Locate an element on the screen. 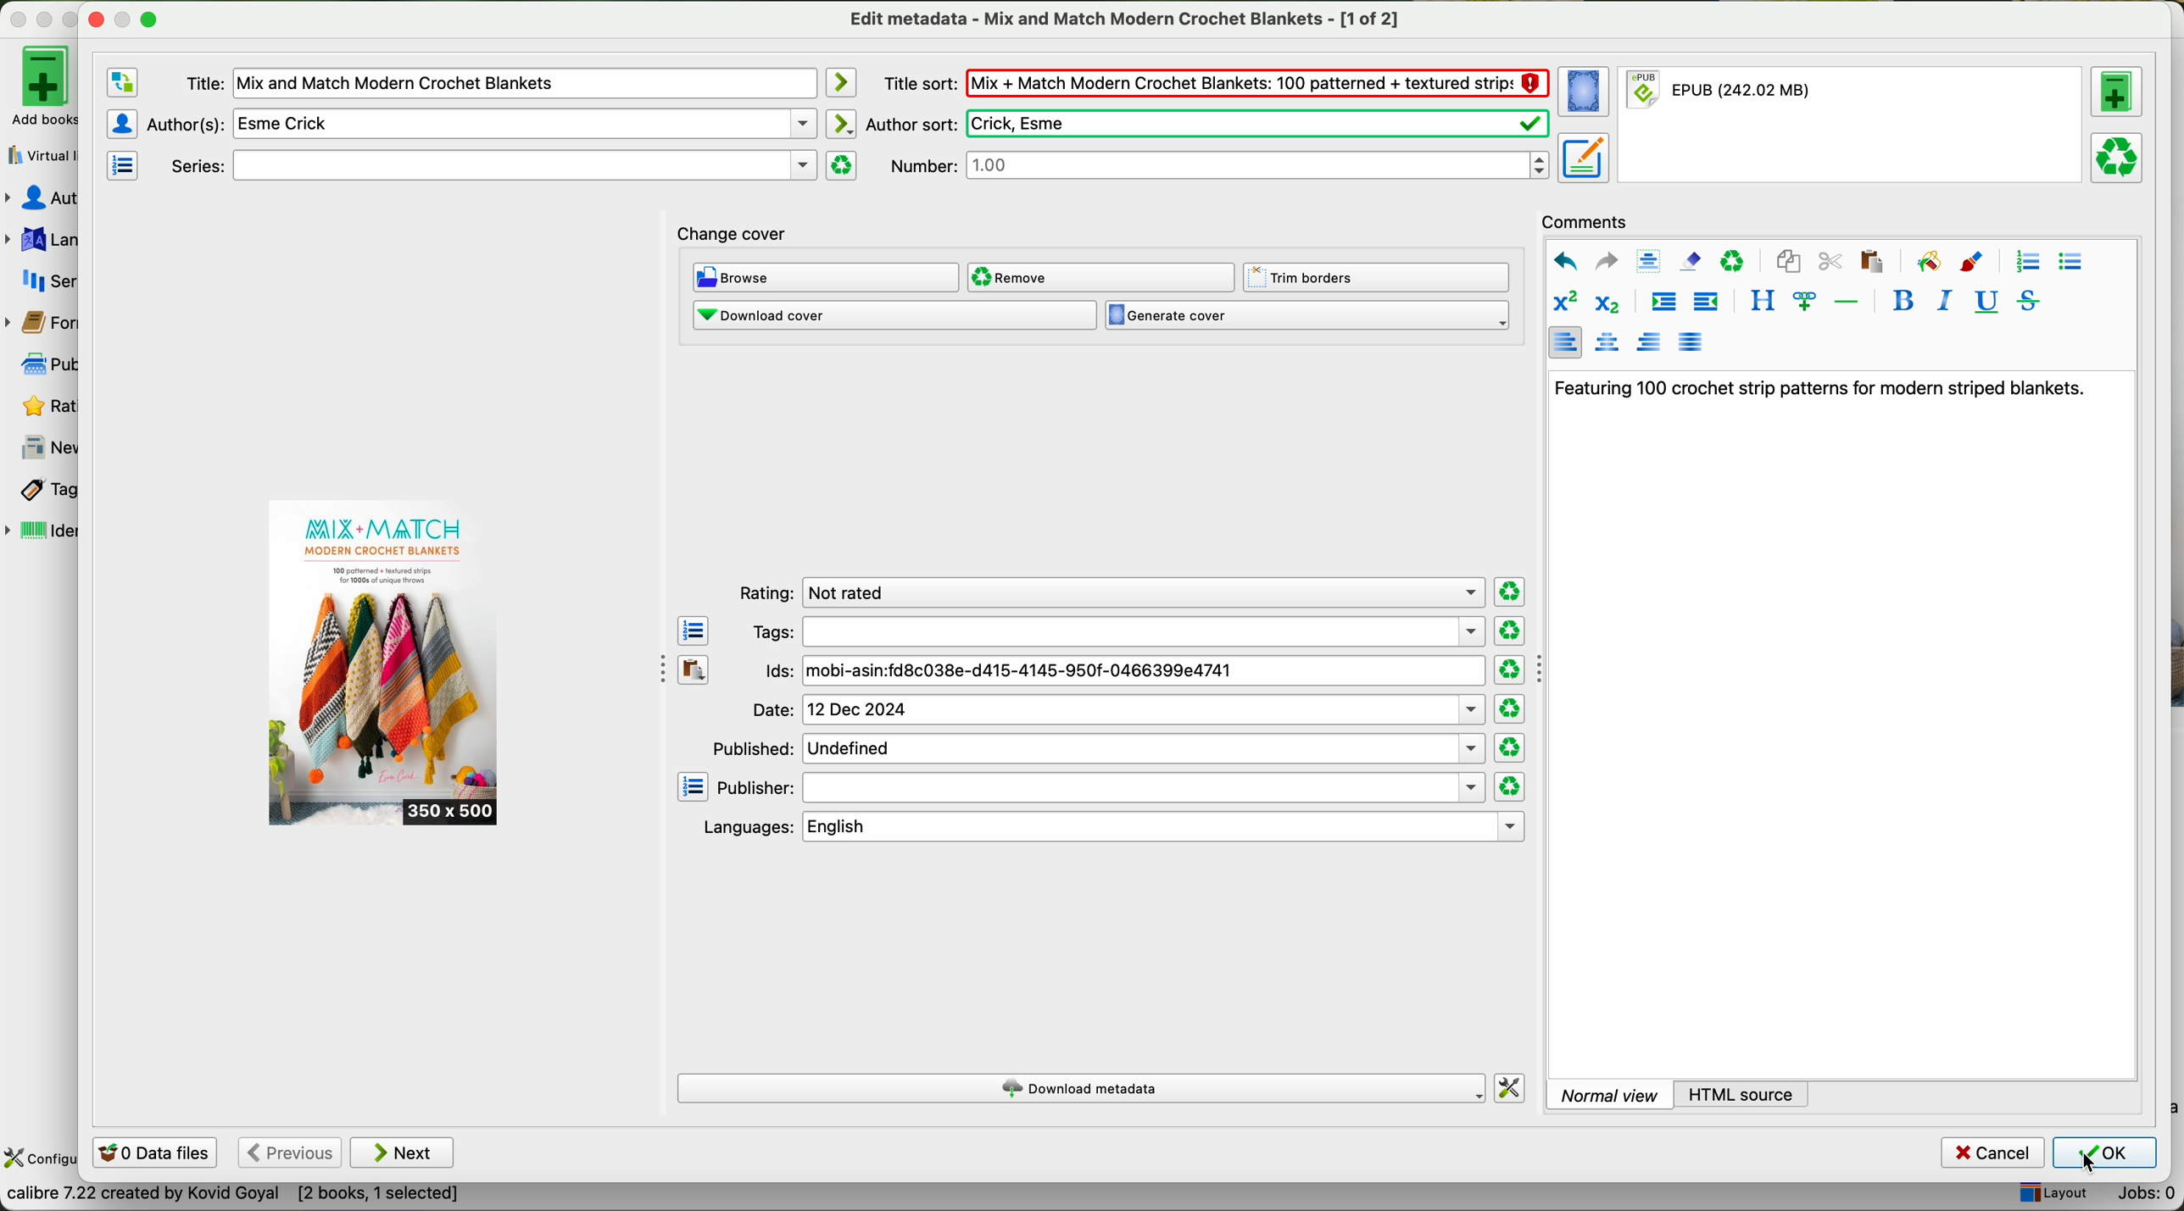  browse is located at coordinates (827, 279).